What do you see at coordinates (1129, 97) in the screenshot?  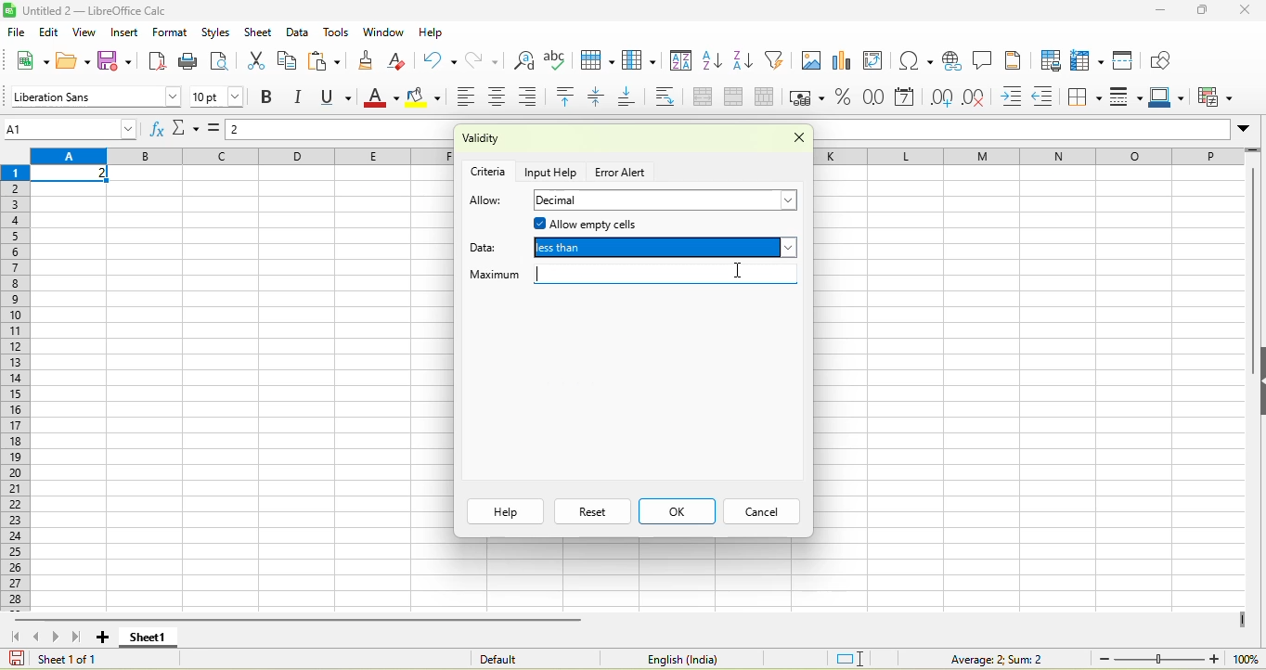 I see `border style` at bounding box center [1129, 97].